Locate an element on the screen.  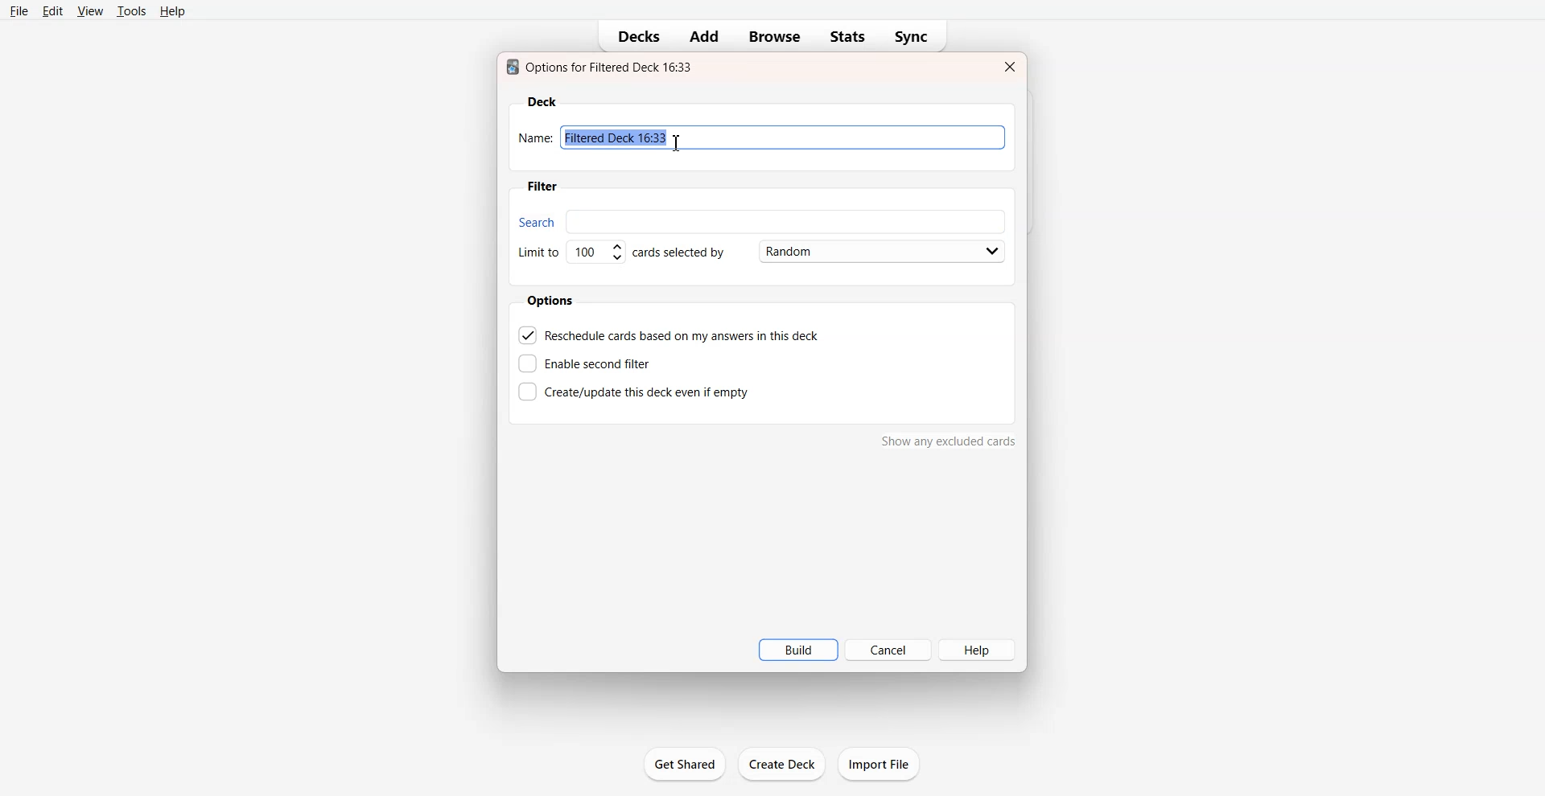
Reschedule cards based on my answer is located at coordinates (670, 334).